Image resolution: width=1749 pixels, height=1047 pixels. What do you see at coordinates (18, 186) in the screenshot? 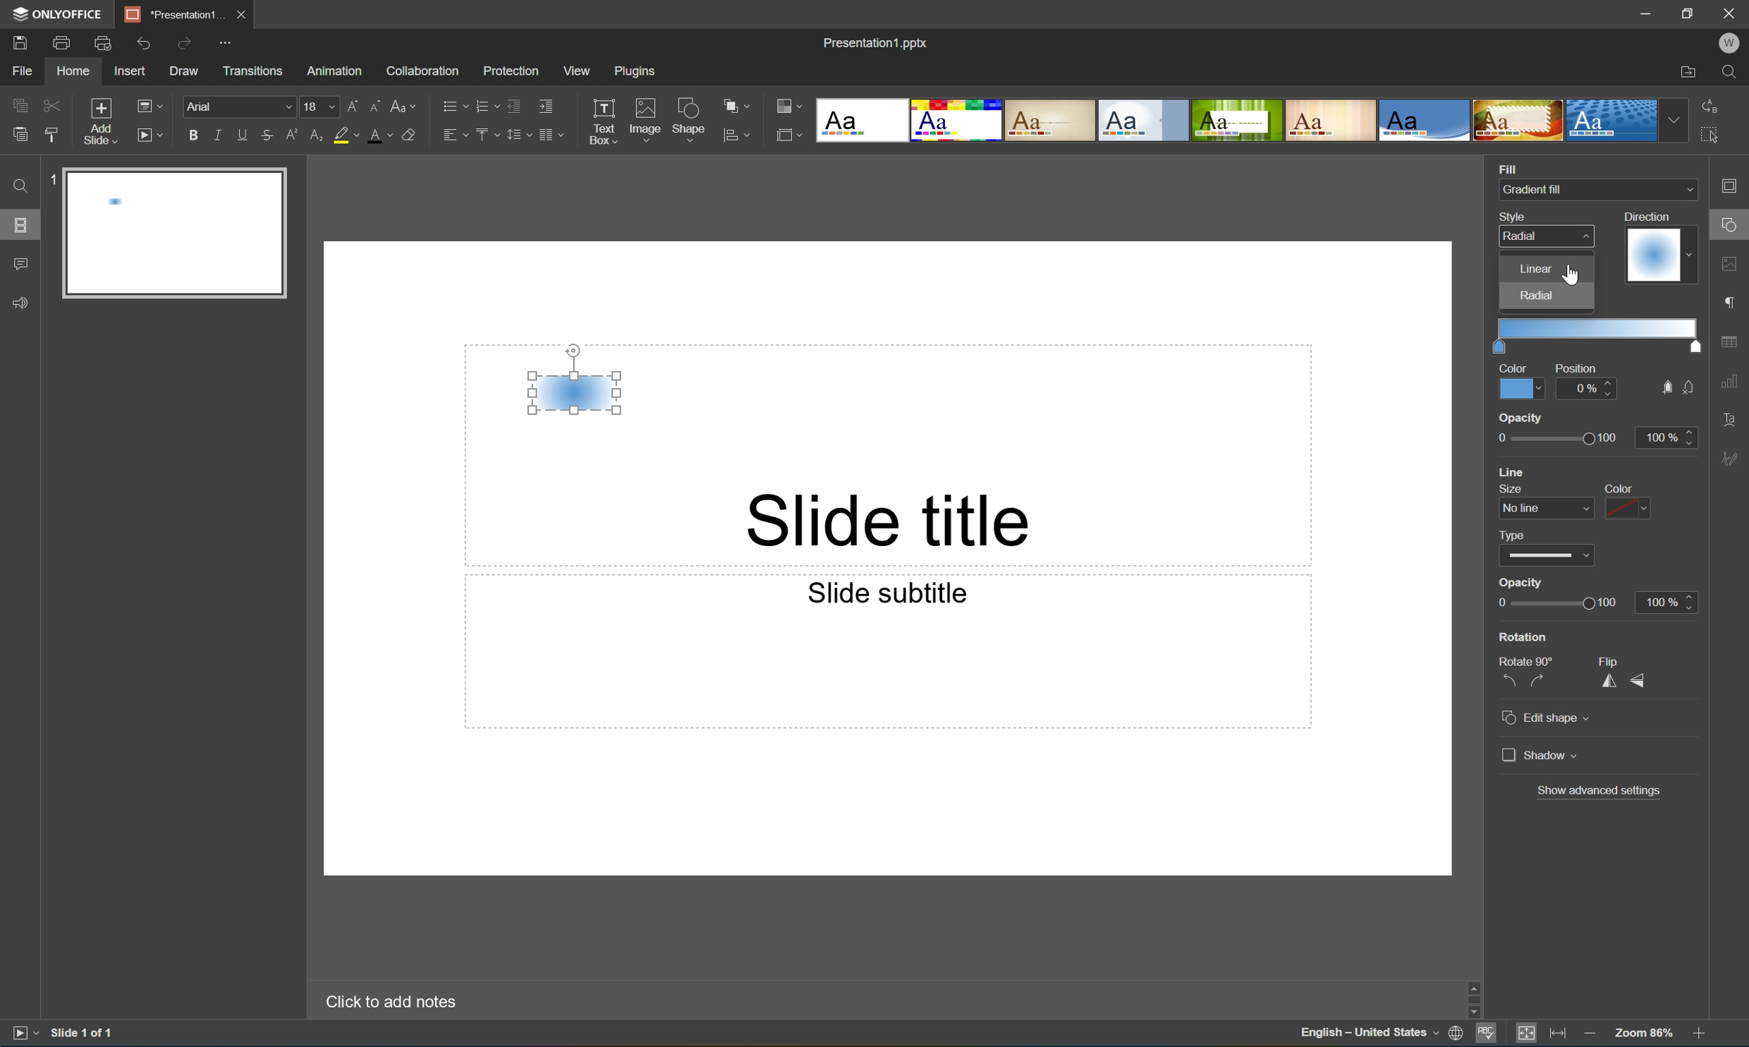
I see `Find` at bounding box center [18, 186].